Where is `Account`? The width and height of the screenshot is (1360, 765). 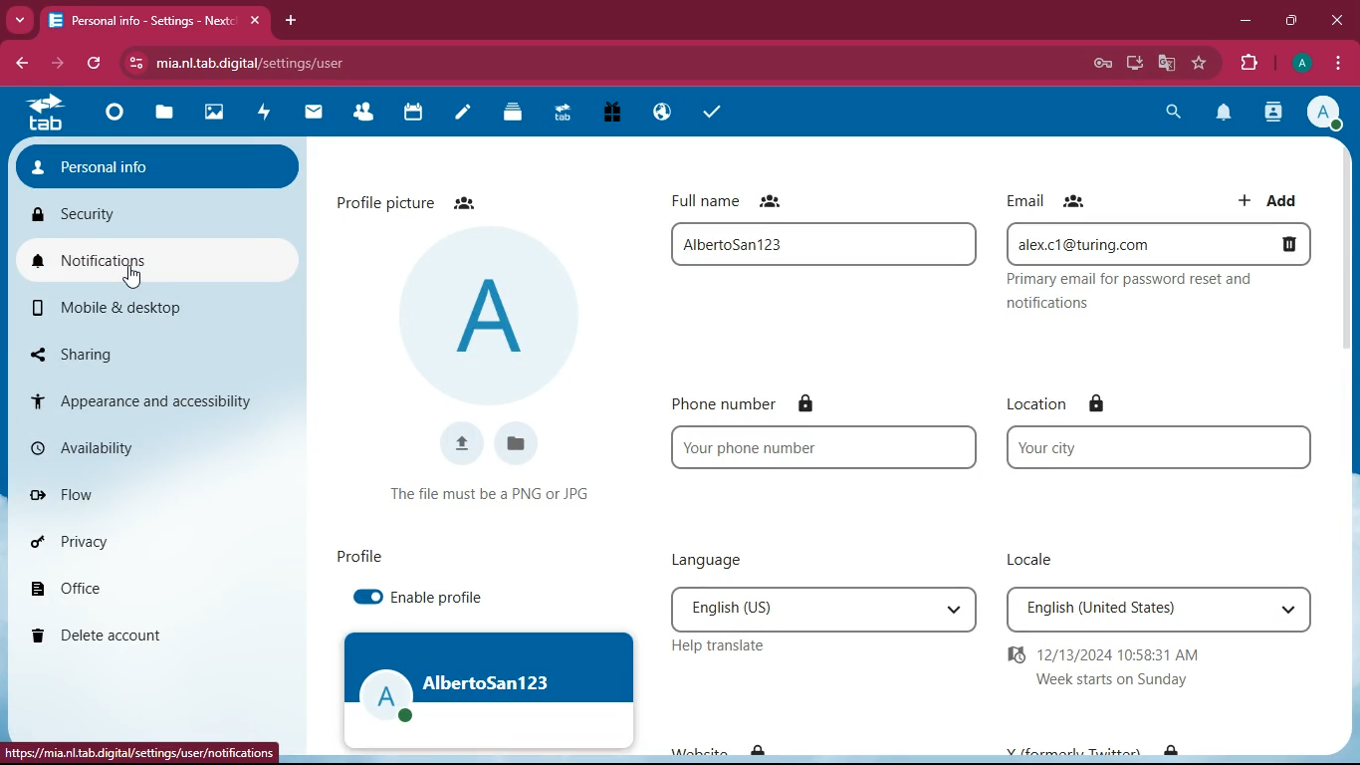
Account is located at coordinates (1299, 61).